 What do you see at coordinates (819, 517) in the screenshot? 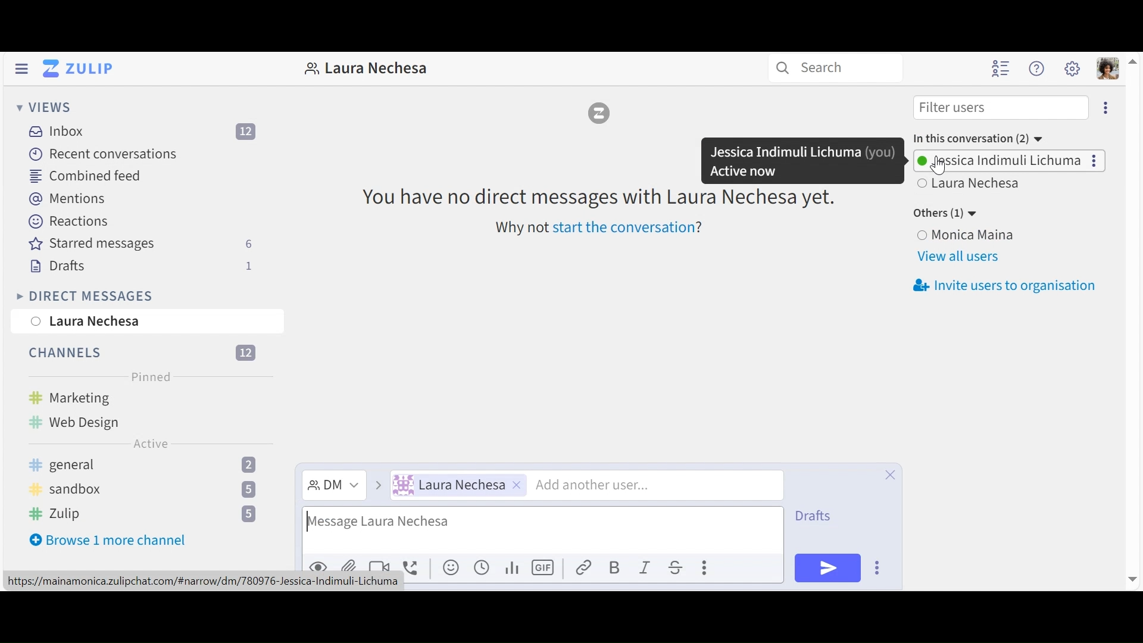
I see `Drafts` at bounding box center [819, 517].